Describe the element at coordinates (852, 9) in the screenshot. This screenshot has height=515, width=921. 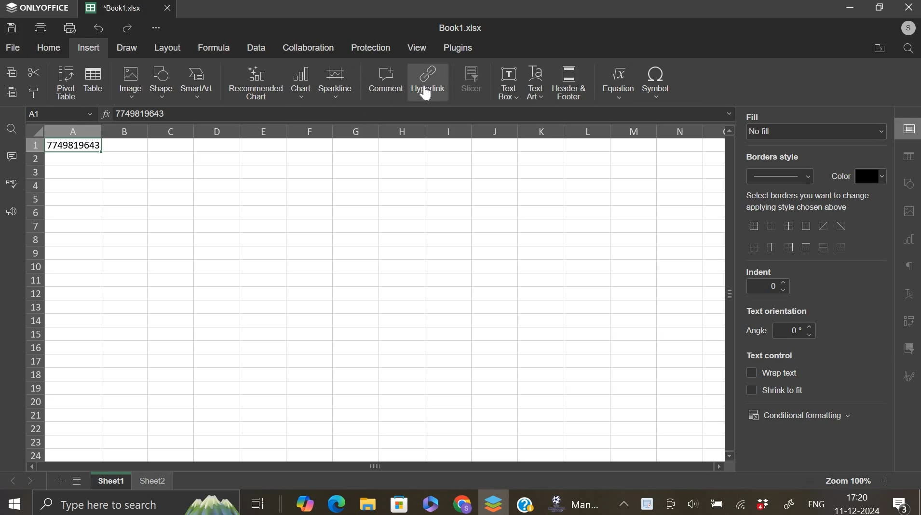
I see `Minimize` at that location.